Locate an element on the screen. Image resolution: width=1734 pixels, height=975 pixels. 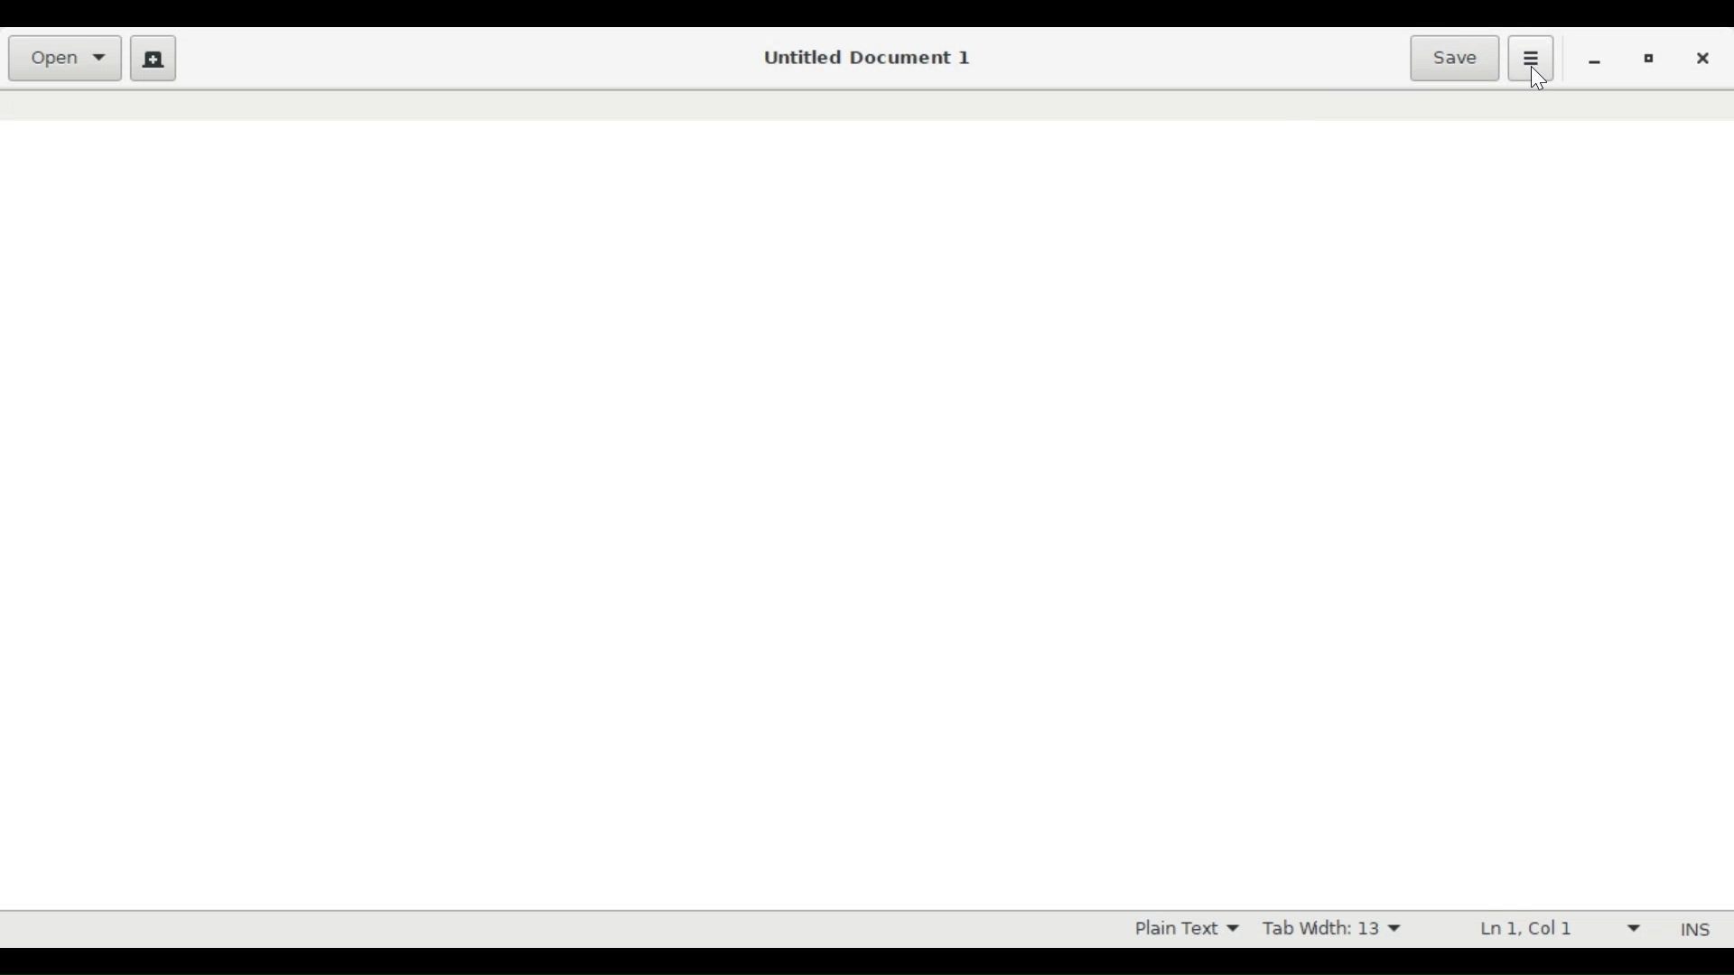
Untitled Document 1 is located at coordinates (871, 58).